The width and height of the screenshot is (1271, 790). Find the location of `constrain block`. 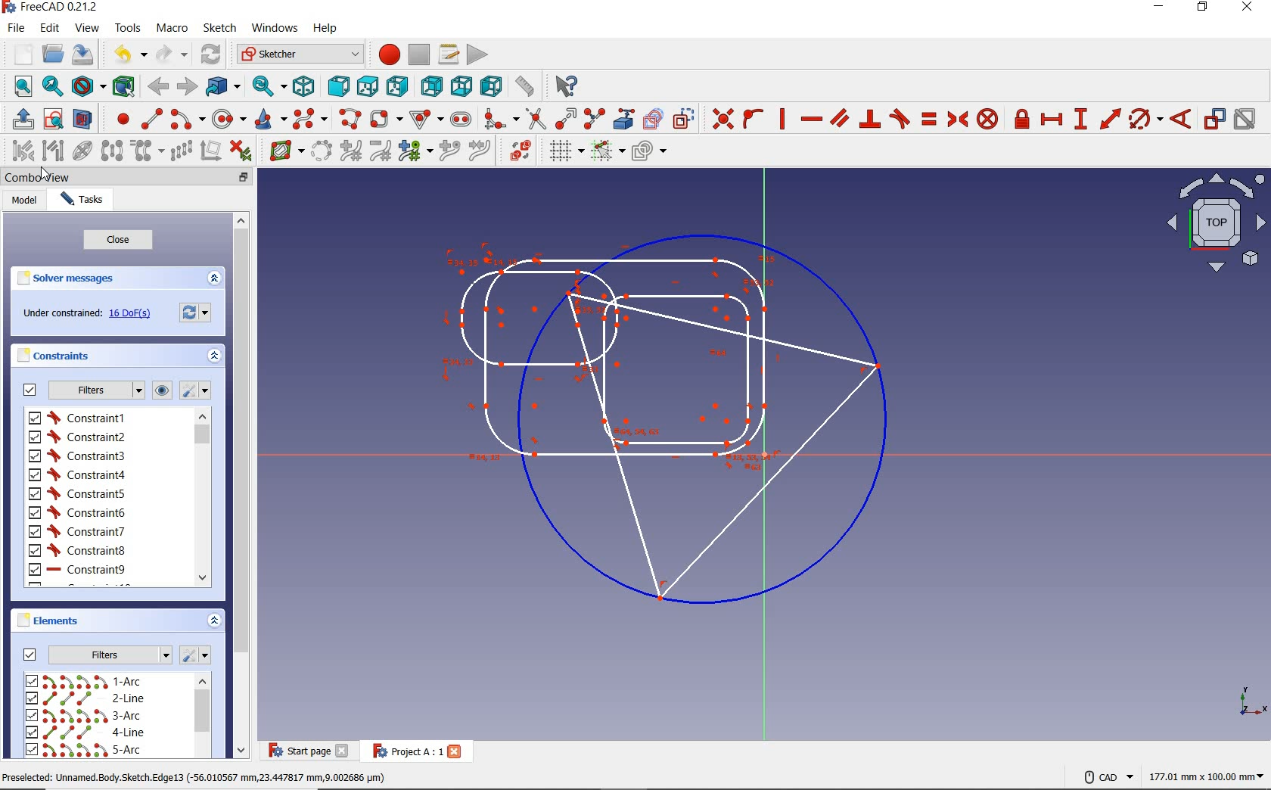

constrain block is located at coordinates (987, 118).